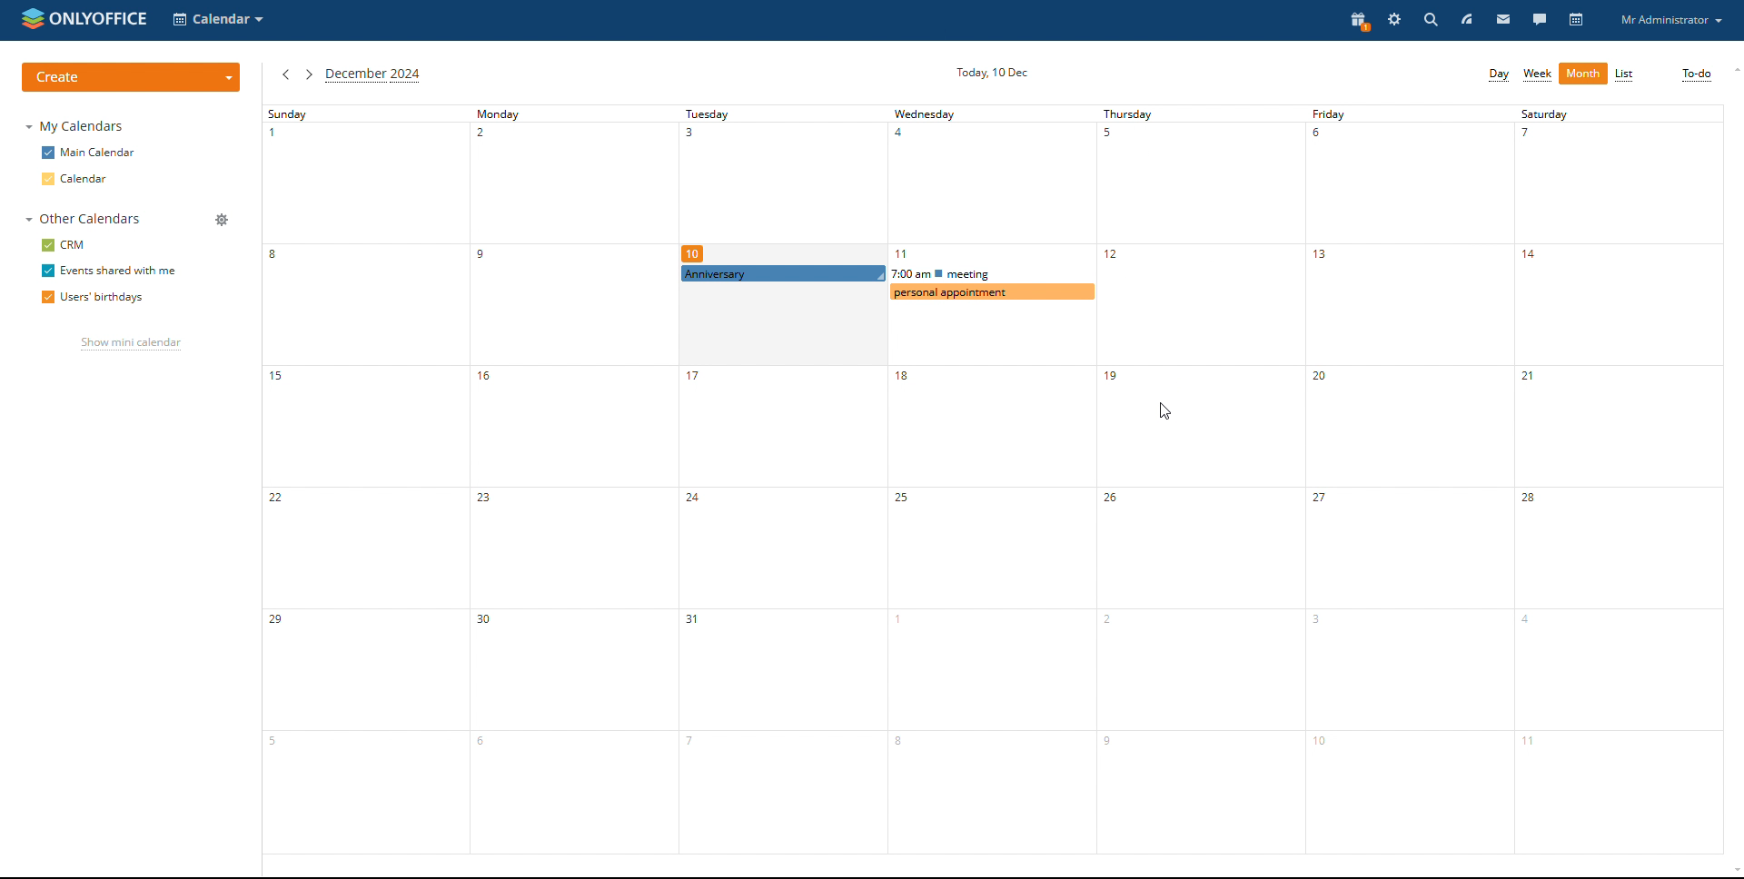 Image resolution: width=1744 pixels, height=879 pixels. What do you see at coordinates (890, 274) in the screenshot?
I see `scheduled event` at bounding box center [890, 274].